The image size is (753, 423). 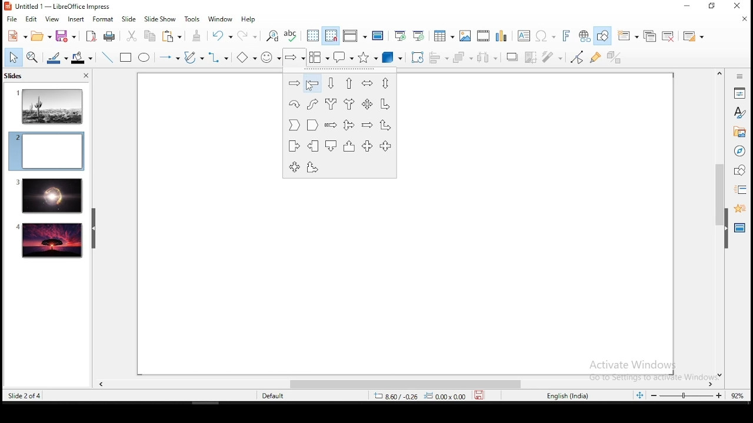 What do you see at coordinates (739, 6) in the screenshot?
I see `close window` at bounding box center [739, 6].